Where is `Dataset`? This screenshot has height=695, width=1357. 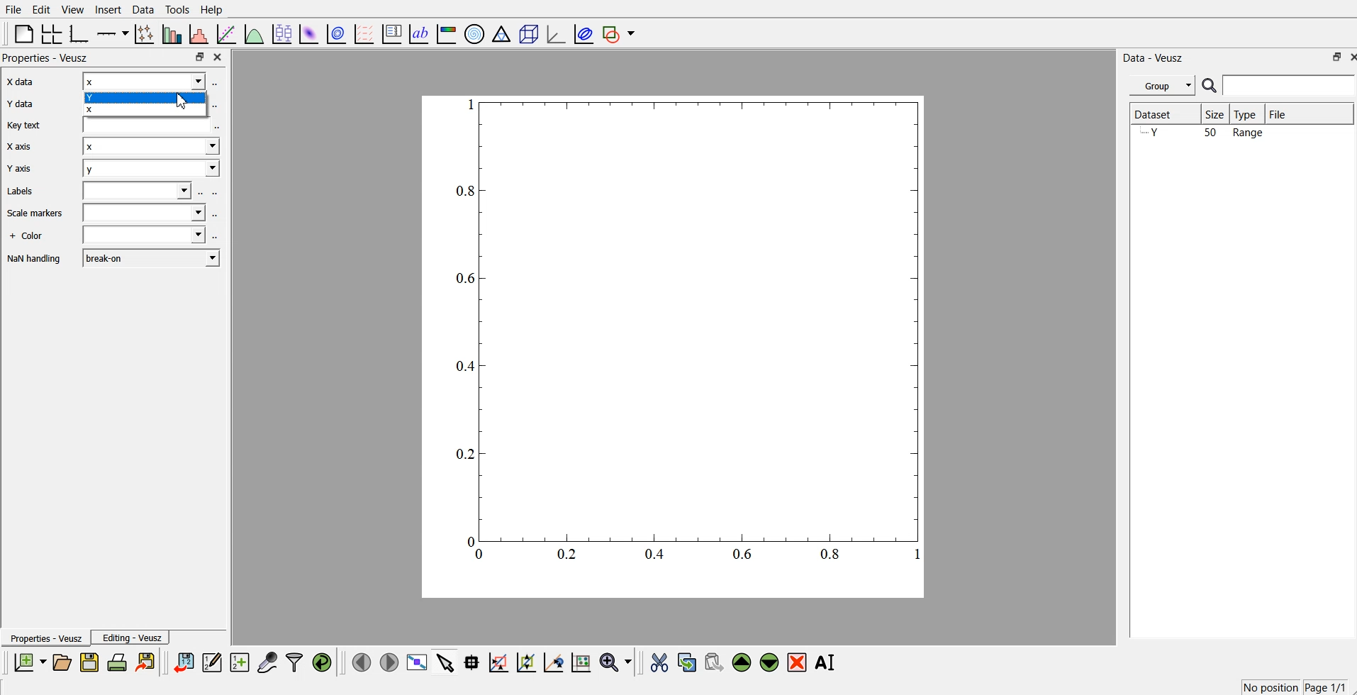 Dataset is located at coordinates (1158, 111).